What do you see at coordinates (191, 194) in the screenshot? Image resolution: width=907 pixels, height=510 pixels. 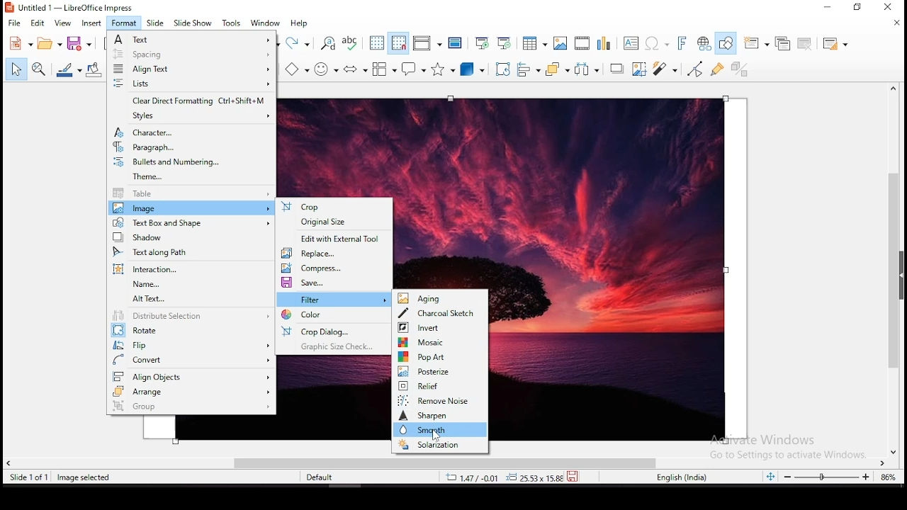 I see `table` at bounding box center [191, 194].